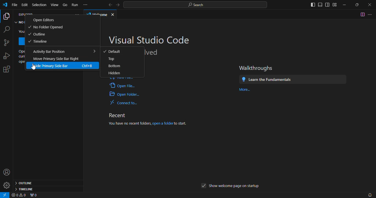 This screenshot has width=376, height=198. I want to click on minimize, so click(342, 4).